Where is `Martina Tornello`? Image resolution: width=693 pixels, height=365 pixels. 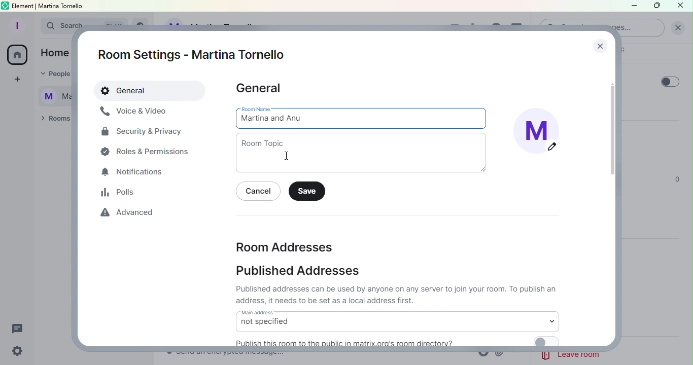 Martina Tornello is located at coordinates (51, 95).